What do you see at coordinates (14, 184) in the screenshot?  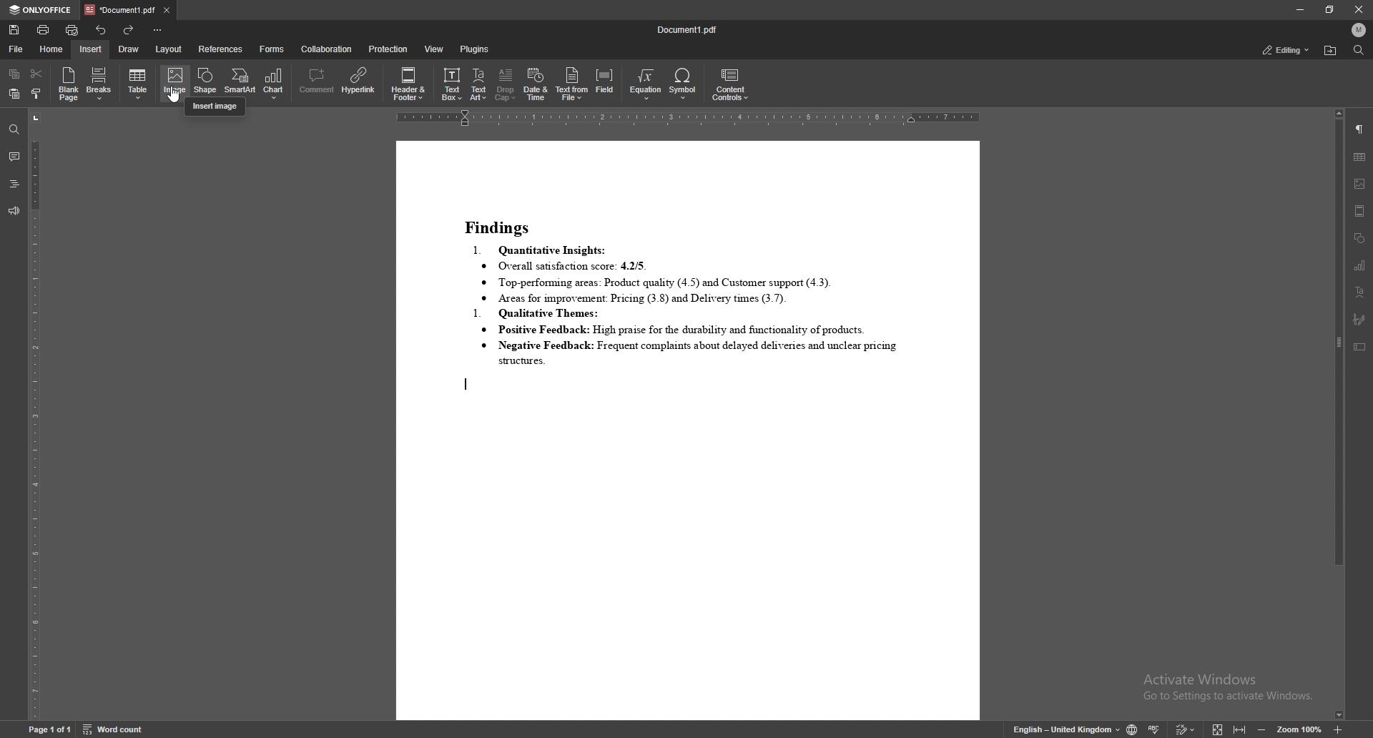 I see `headings` at bounding box center [14, 184].